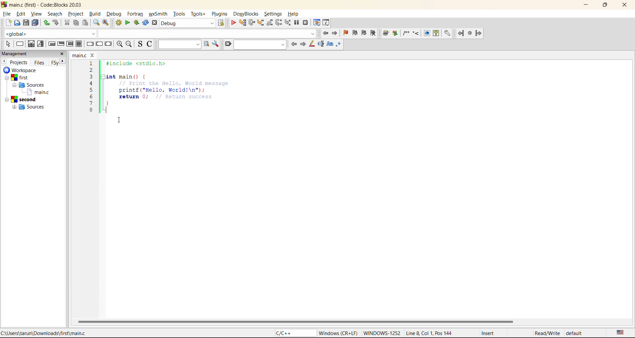 This screenshot has width=635, height=338. I want to click on selected text, so click(321, 44).